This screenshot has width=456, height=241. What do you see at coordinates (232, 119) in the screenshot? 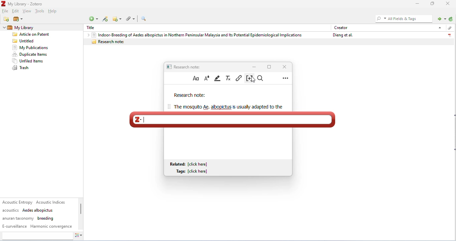
I see `typing intext citation` at bounding box center [232, 119].